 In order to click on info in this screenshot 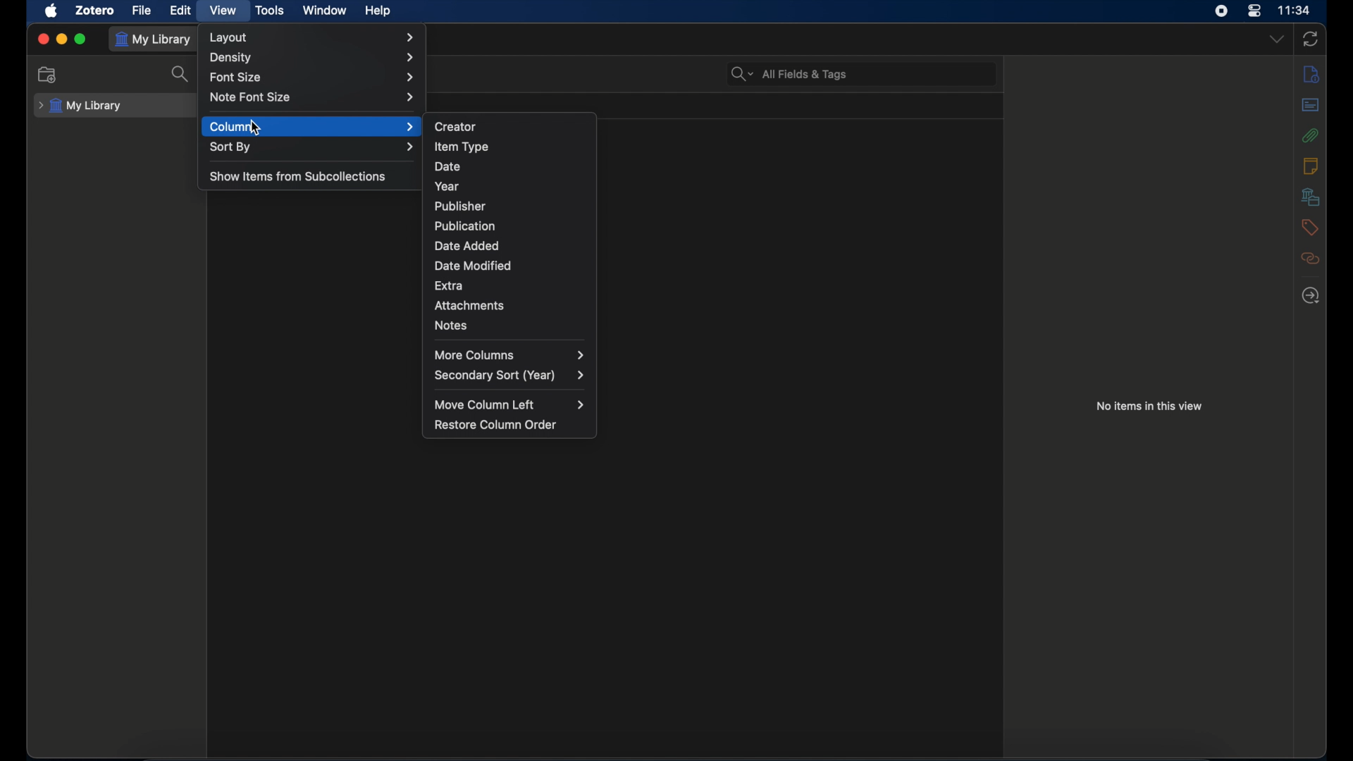, I will do `click(1311, 75)`.